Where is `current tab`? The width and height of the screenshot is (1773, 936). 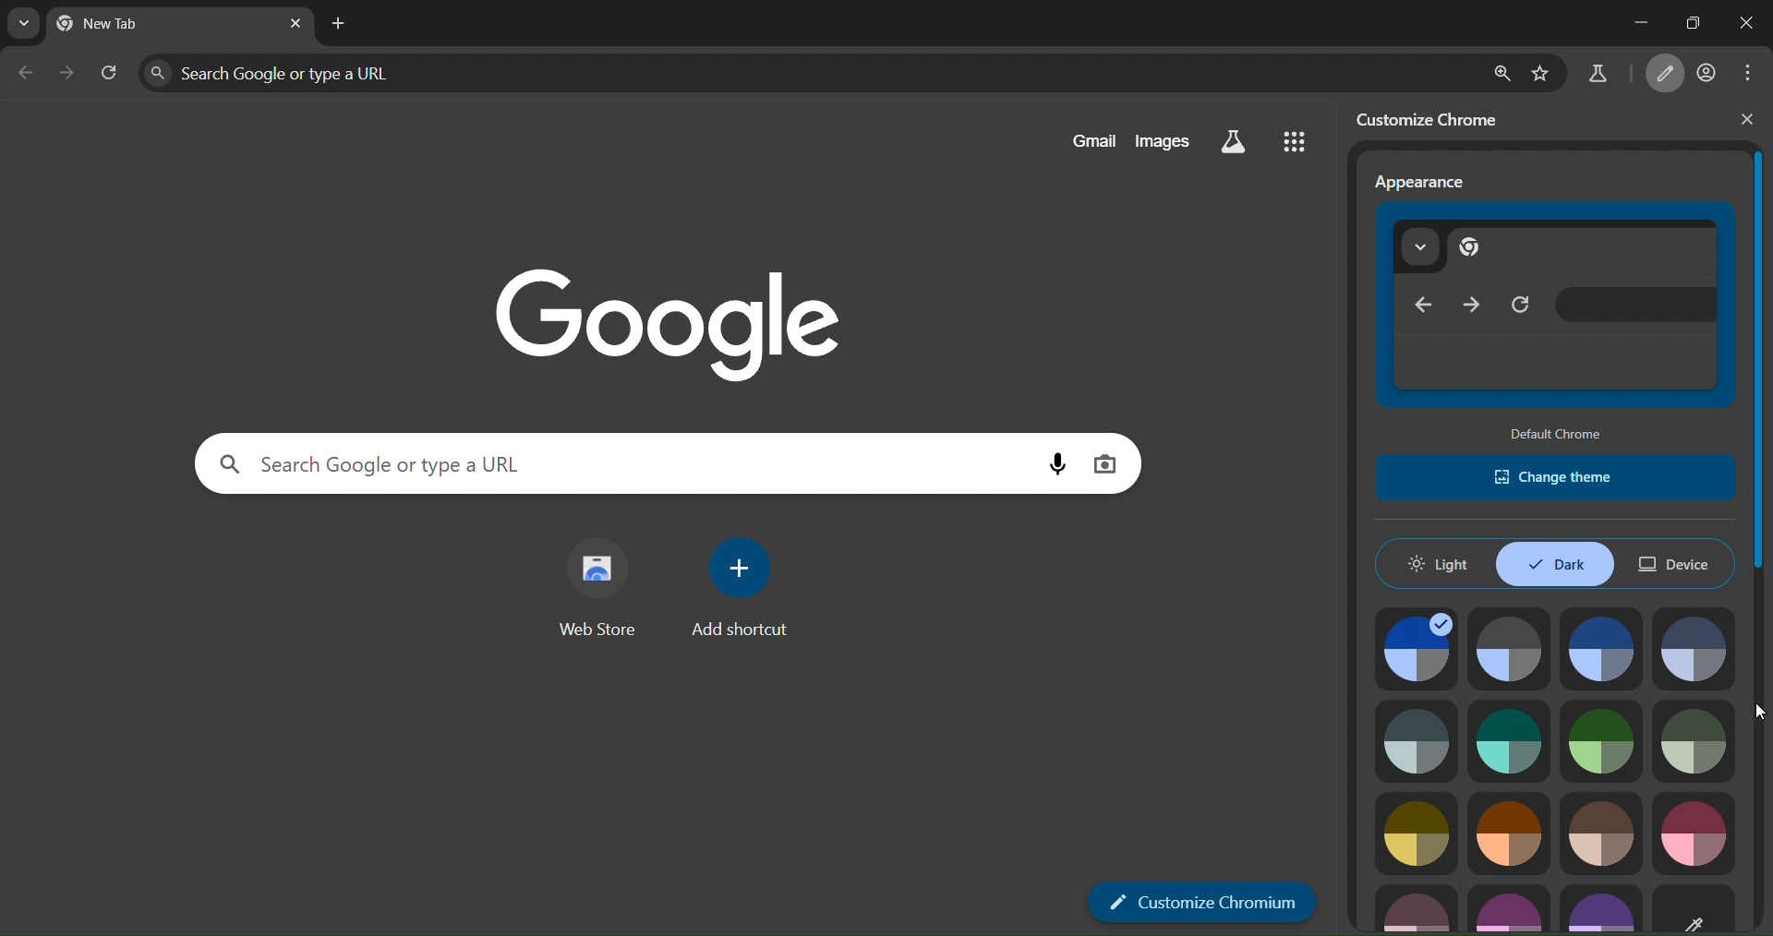 current tab is located at coordinates (128, 26).